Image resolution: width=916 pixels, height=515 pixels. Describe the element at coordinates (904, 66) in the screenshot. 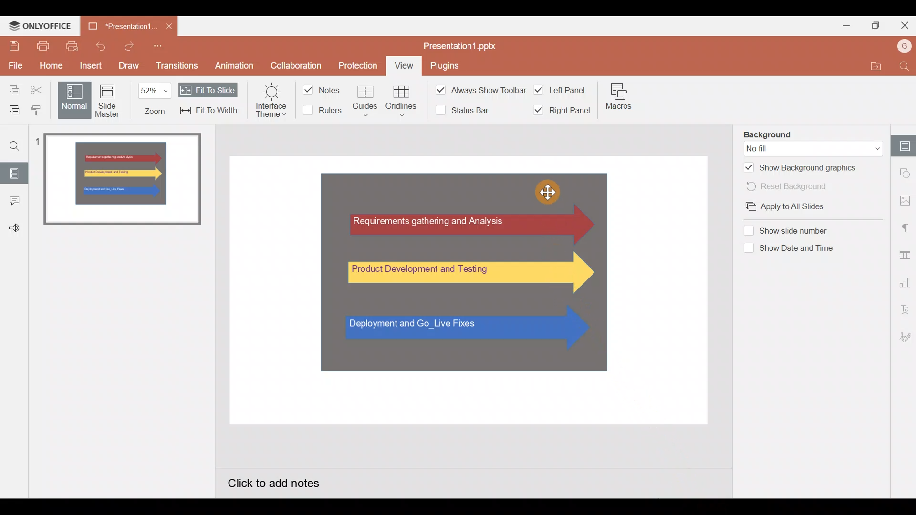

I see `Find` at that location.